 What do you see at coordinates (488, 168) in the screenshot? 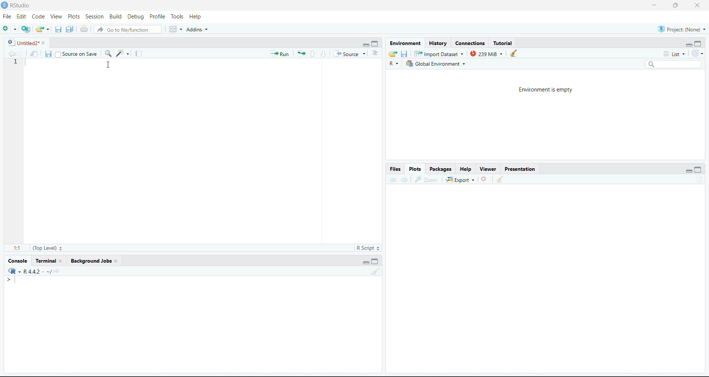
I see `Viewer` at bounding box center [488, 168].